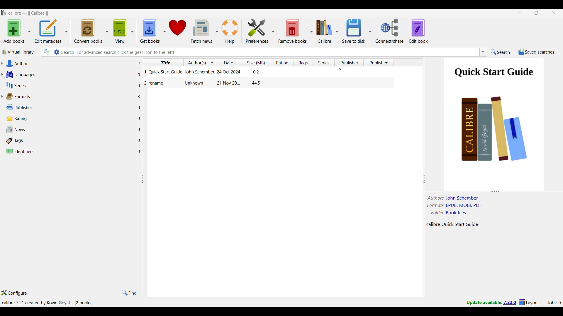 The width and height of the screenshot is (563, 316). What do you see at coordinates (68, 118) in the screenshot?
I see `Rating` at bounding box center [68, 118].